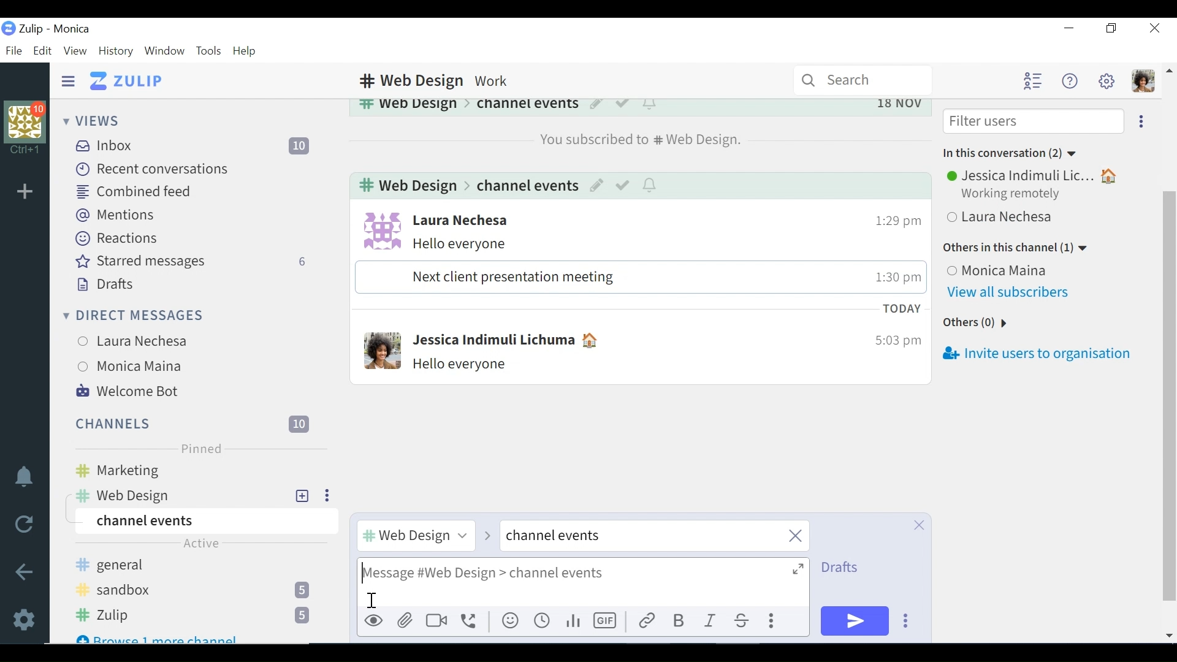  Describe the element at coordinates (139, 367) in the screenshot. I see `User` at that location.